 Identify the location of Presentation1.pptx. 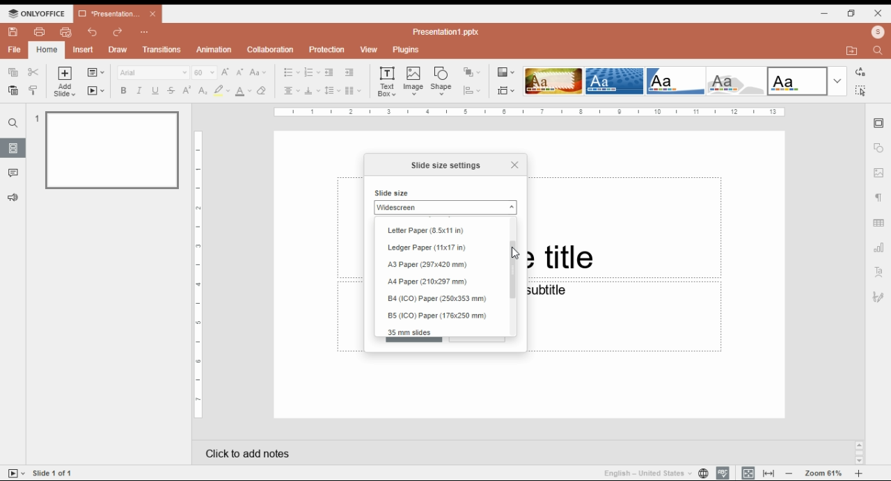
(448, 31).